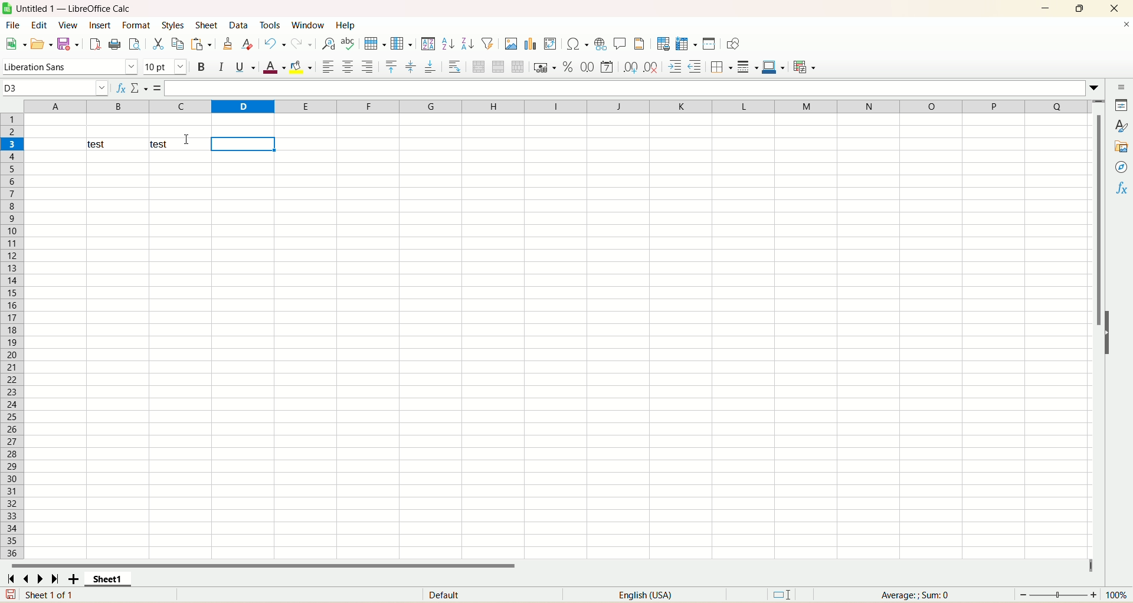 Image resolution: width=1133 pixels, height=603 pixels. Describe the element at coordinates (136, 25) in the screenshot. I see `format` at that location.